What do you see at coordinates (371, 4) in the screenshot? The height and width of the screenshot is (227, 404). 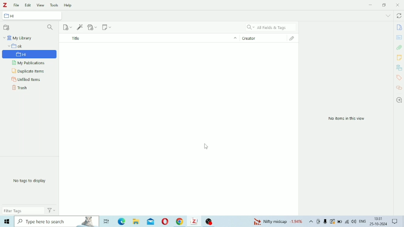 I see `Minimize` at bounding box center [371, 4].